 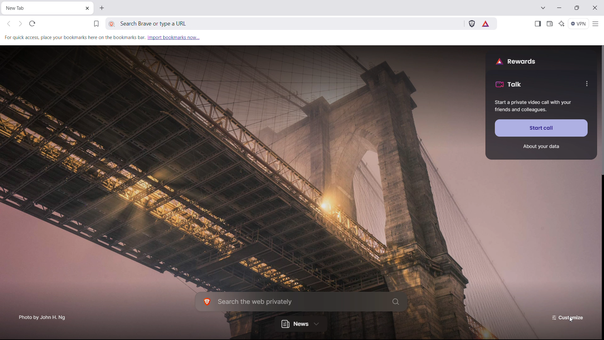 I want to click on search brave or type a URL, so click(x=247, y=24).